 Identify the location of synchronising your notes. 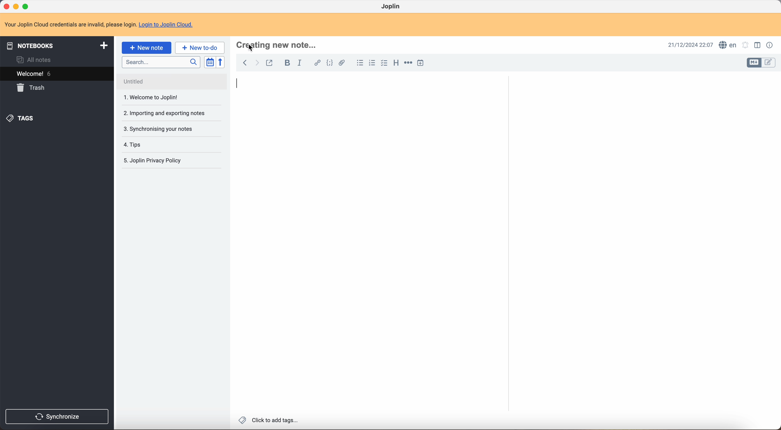
(167, 115).